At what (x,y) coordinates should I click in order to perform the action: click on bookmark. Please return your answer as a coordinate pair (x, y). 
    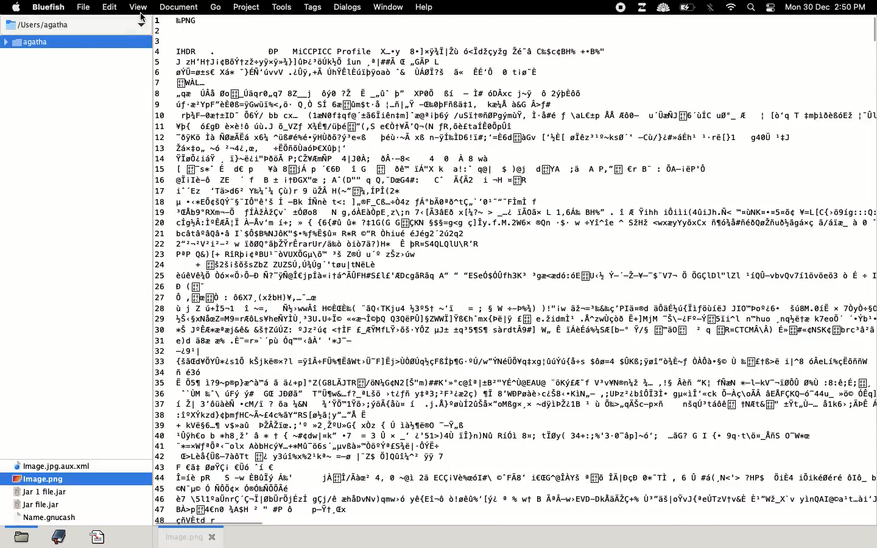
    Looking at the image, I should click on (58, 536).